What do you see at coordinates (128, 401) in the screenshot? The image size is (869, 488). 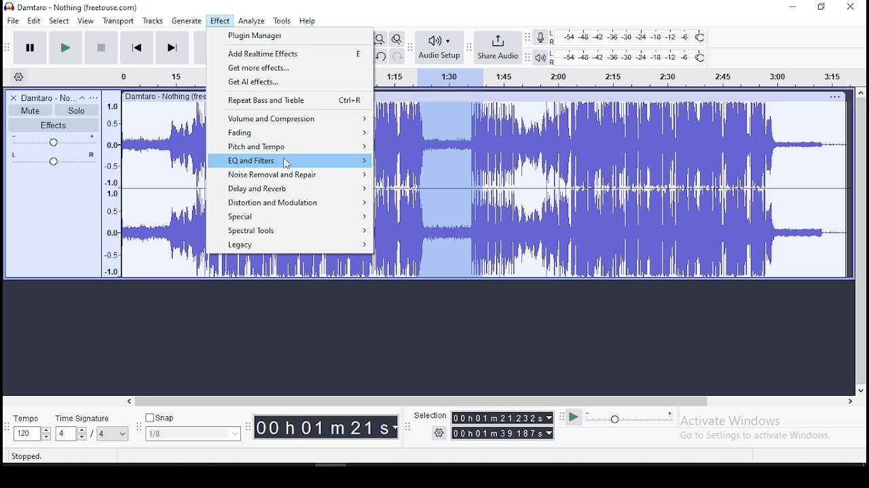 I see `left` at bounding box center [128, 401].